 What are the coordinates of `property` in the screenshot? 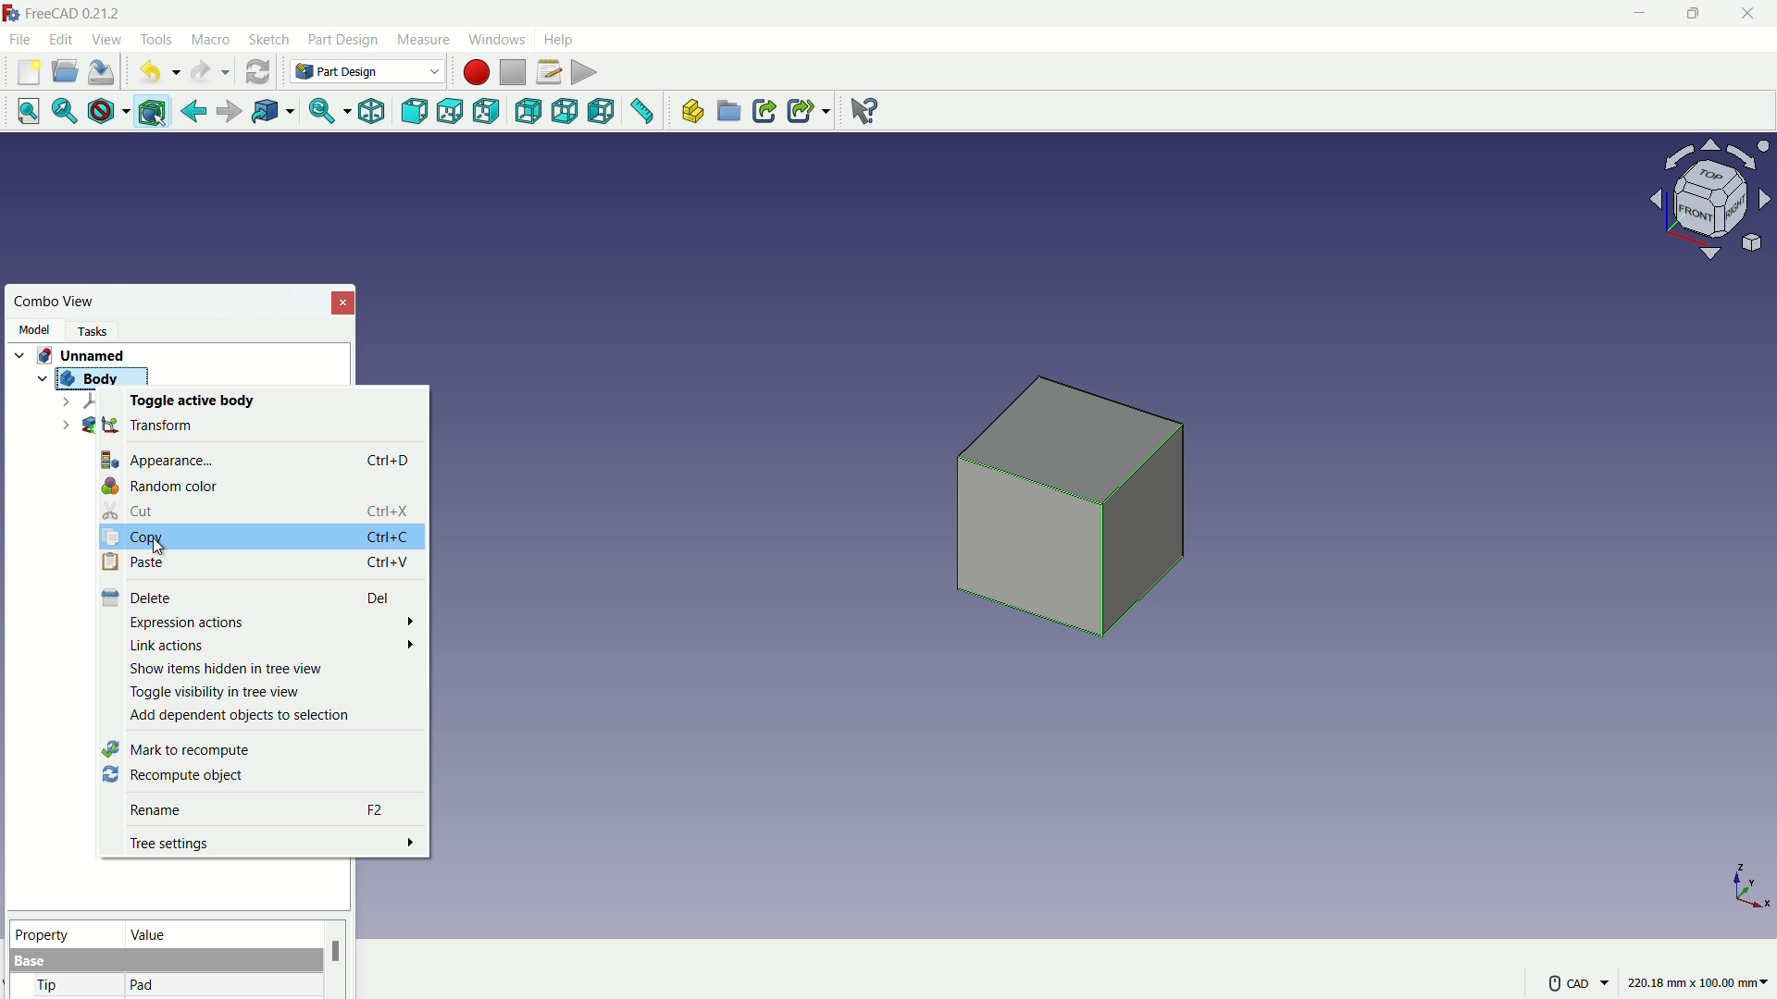 It's located at (64, 932).